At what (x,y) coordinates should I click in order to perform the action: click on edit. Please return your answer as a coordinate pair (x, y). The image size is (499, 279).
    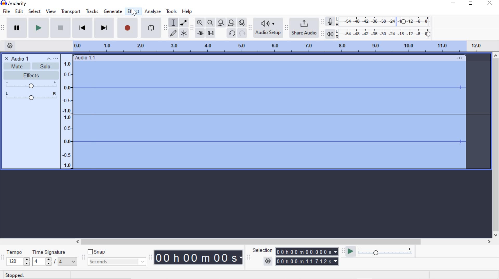
    Looking at the image, I should click on (19, 11).